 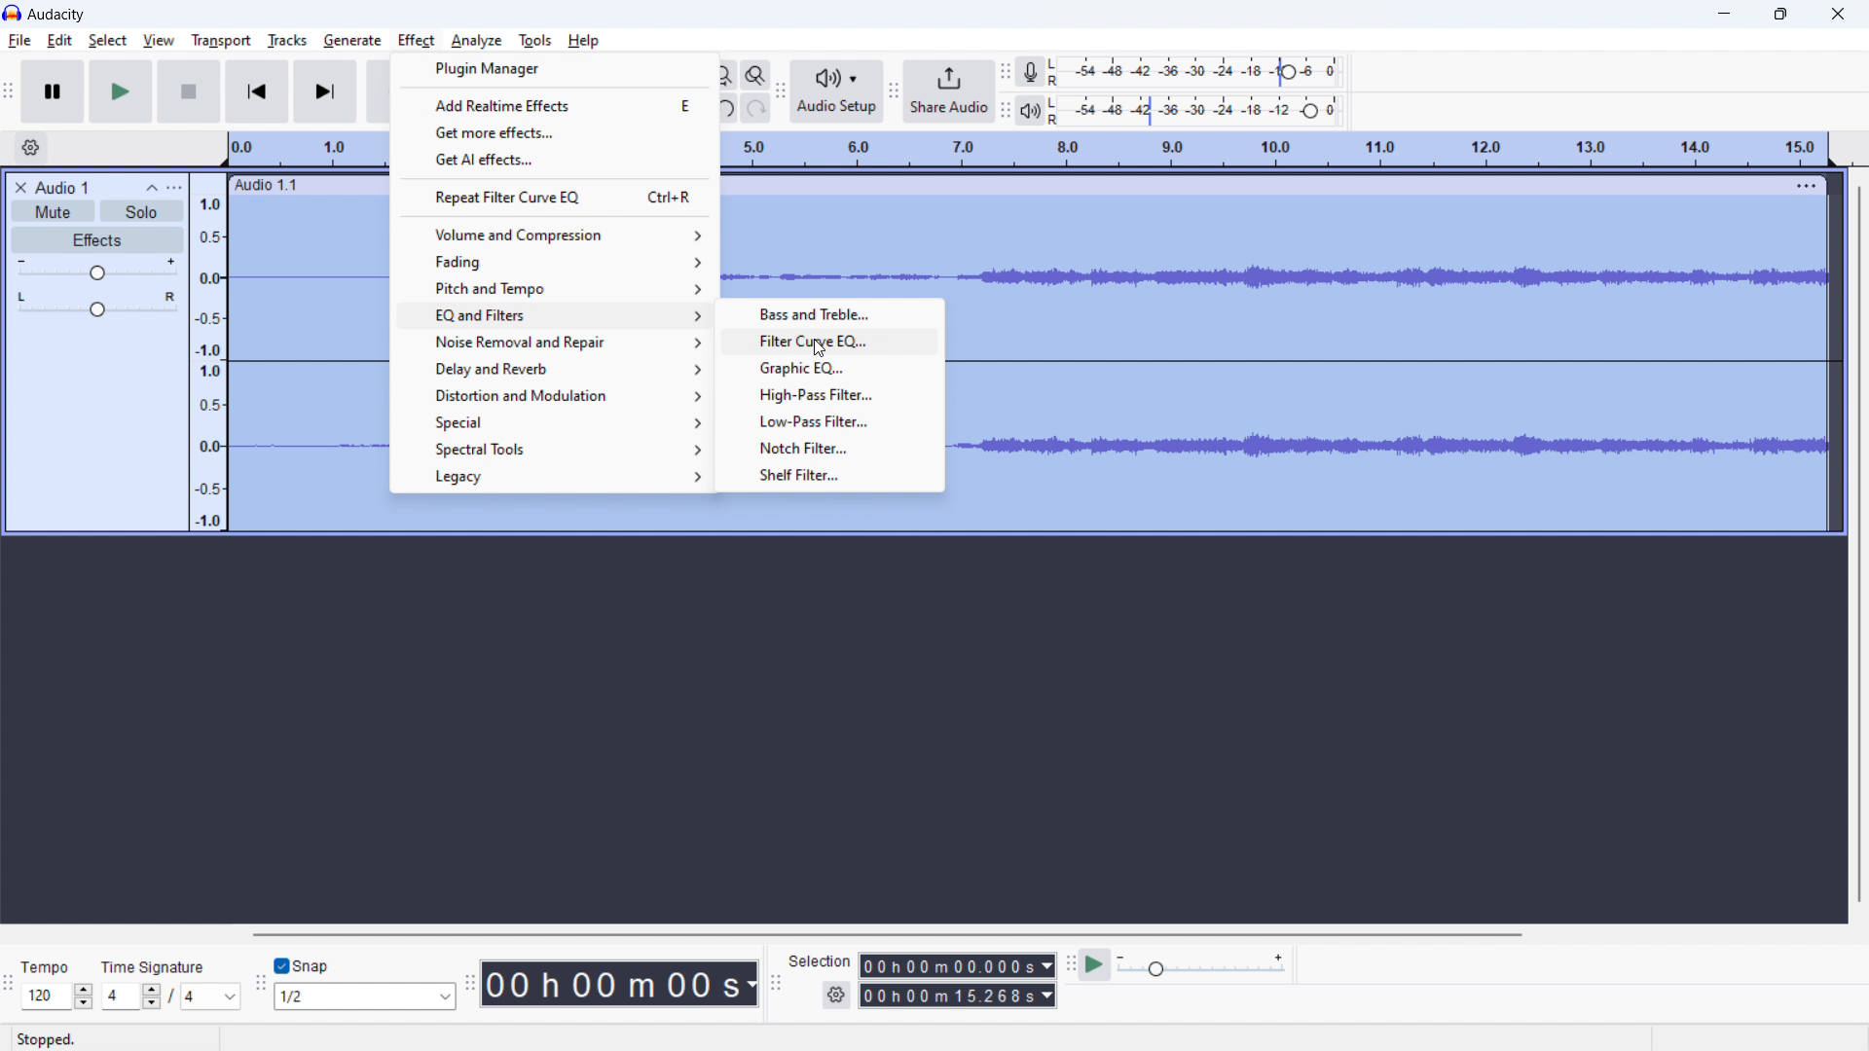 I want to click on pause, so click(x=54, y=91).